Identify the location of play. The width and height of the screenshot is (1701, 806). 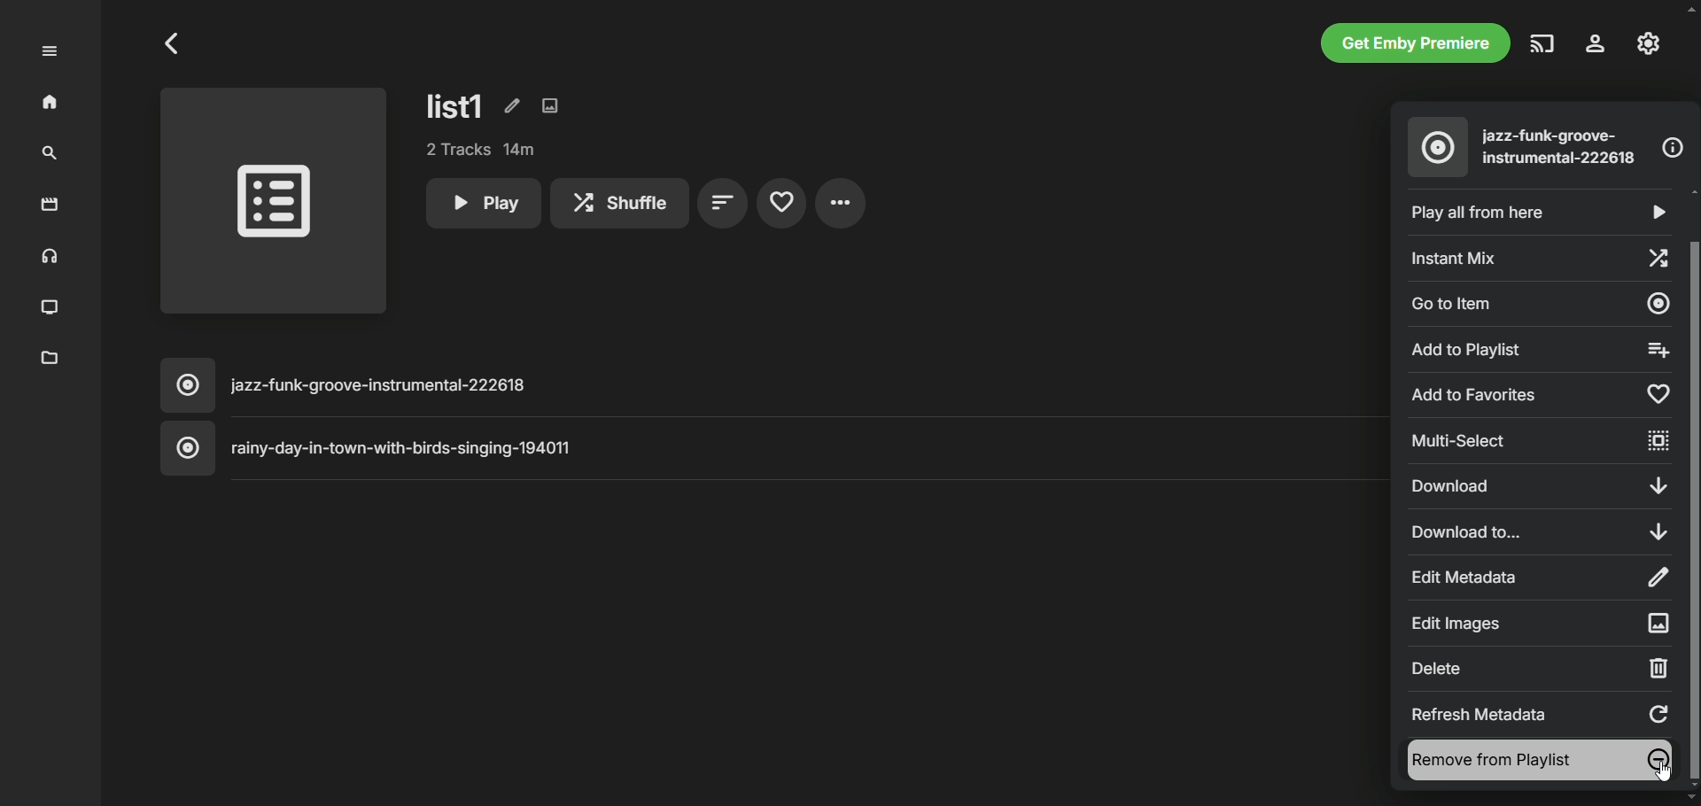
(482, 203).